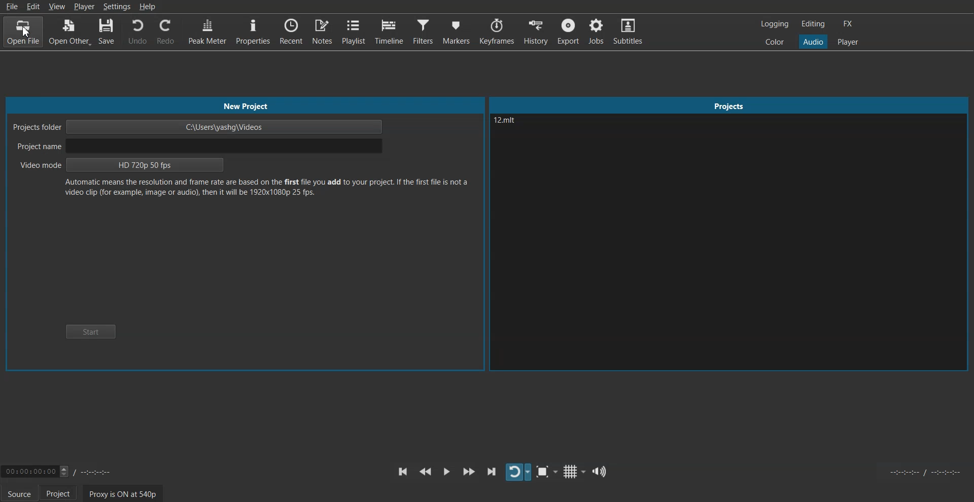 The width and height of the screenshot is (974, 502). What do you see at coordinates (597, 31) in the screenshot?
I see `Jobs` at bounding box center [597, 31].